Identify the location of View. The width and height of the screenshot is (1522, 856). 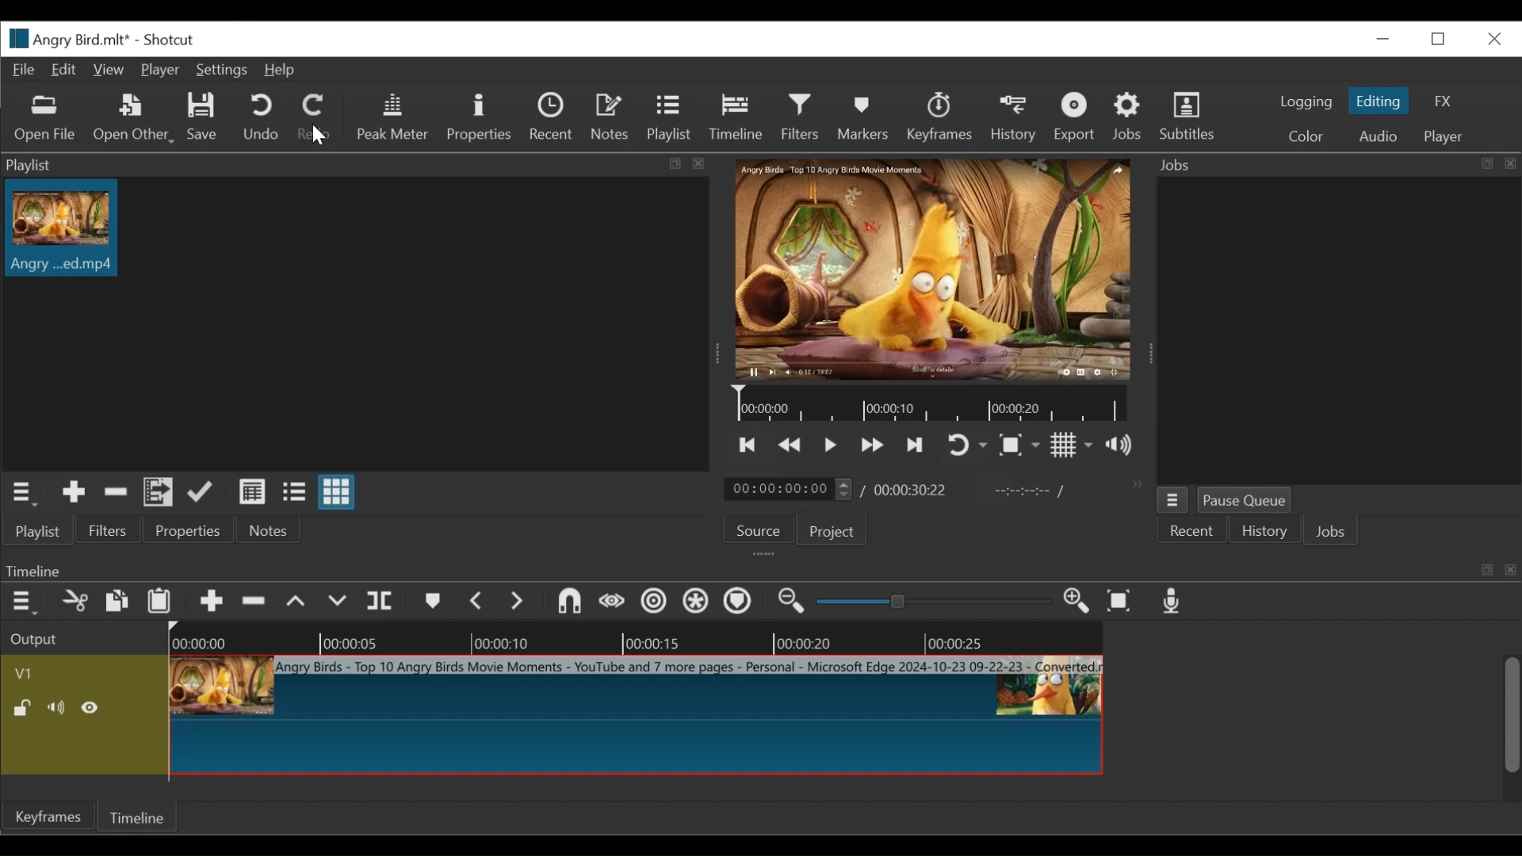
(107, 71).